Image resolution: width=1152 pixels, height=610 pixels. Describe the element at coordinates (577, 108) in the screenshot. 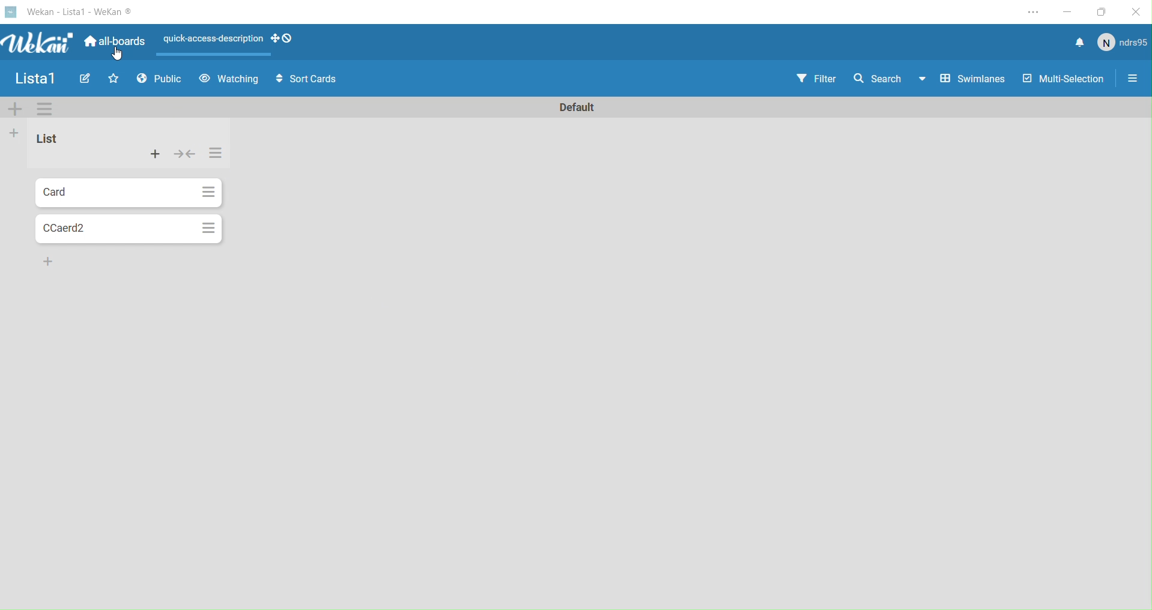

I see `Name` at that location.